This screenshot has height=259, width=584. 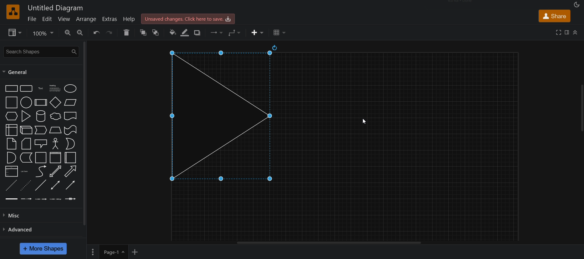 I want to click on appearance, so click(x=576, y=5).